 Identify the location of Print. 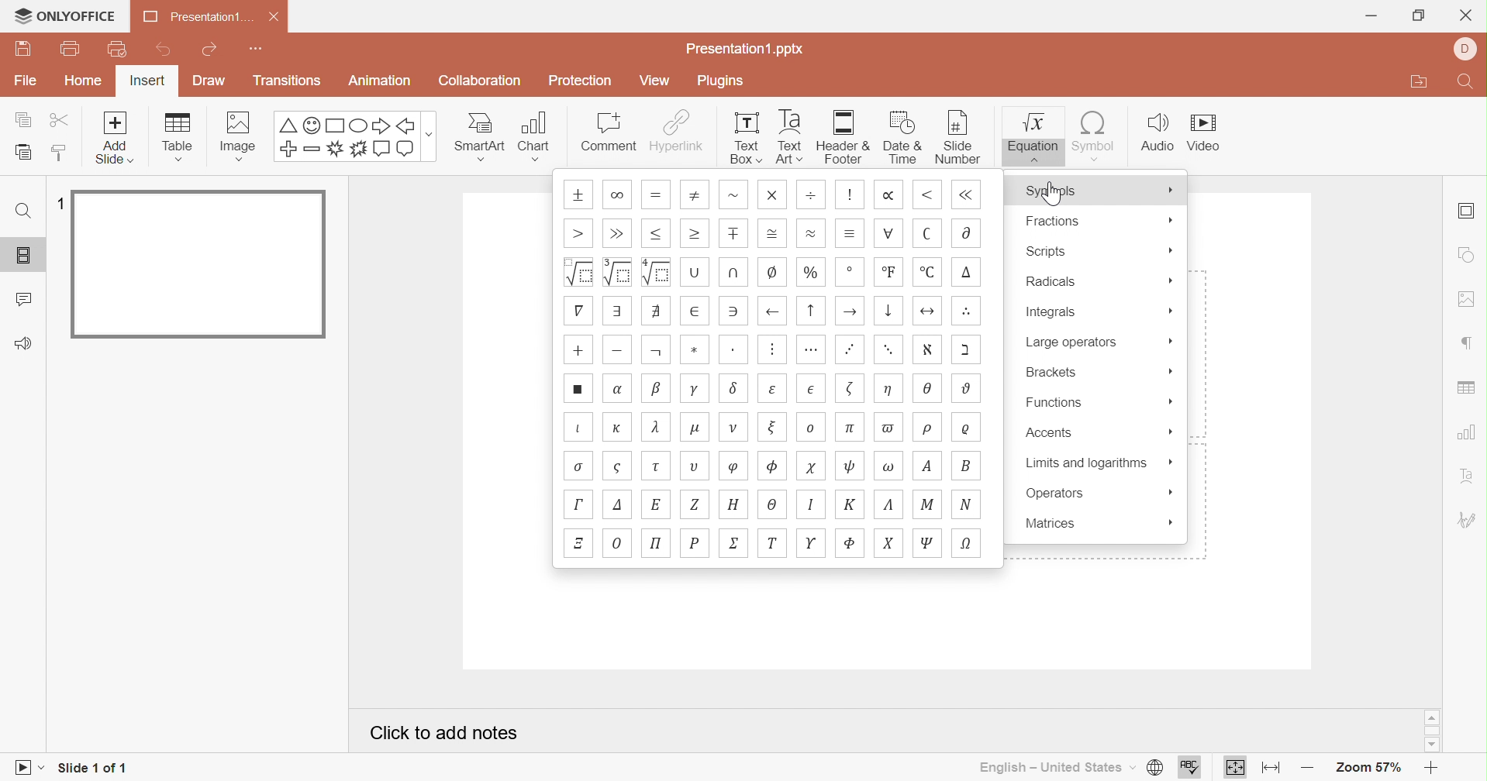
(72, 51).